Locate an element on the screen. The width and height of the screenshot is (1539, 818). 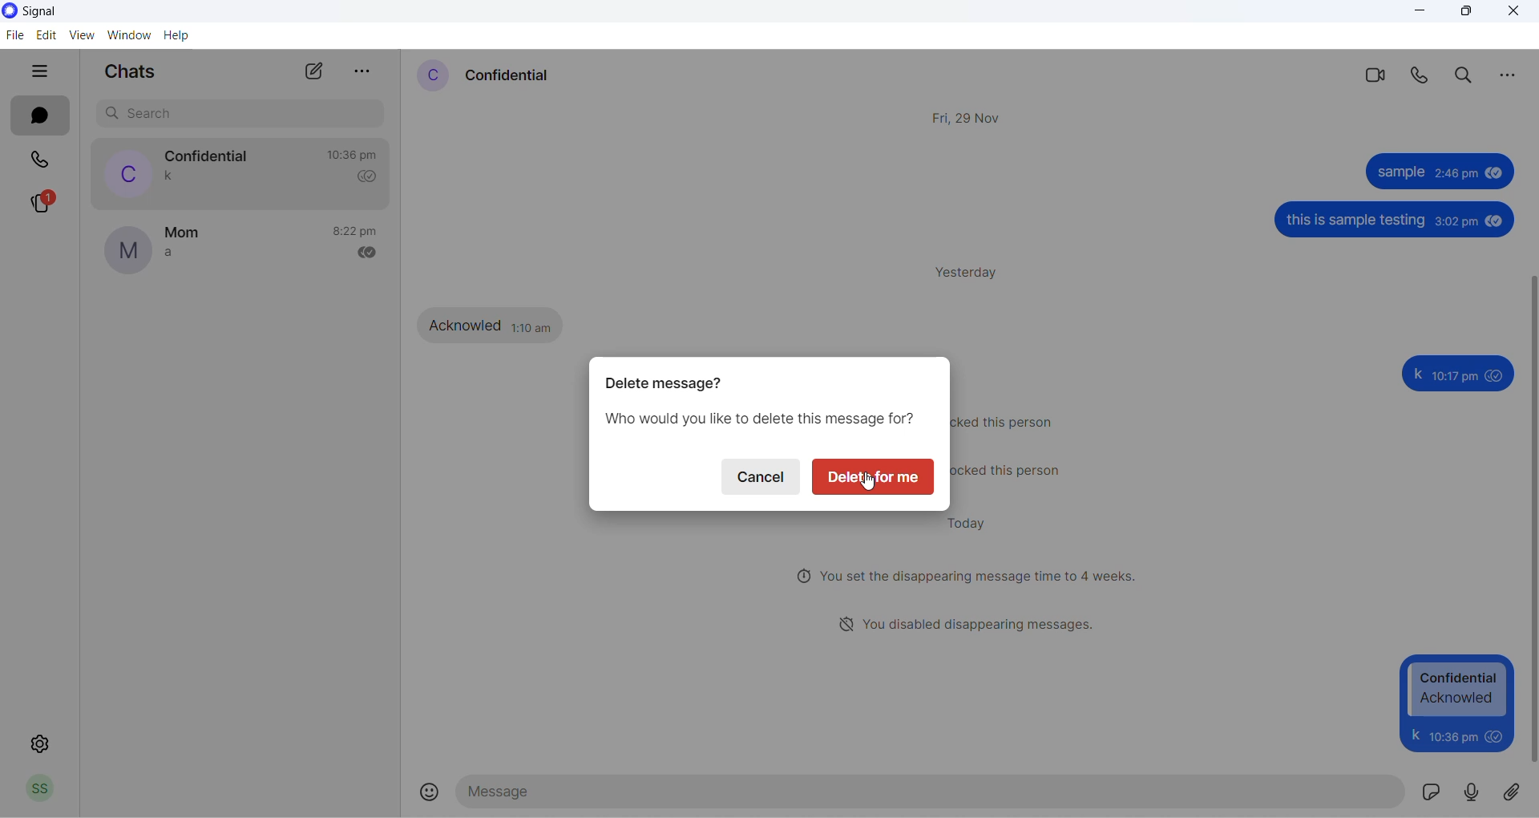
cancel delete is located at coordinates (753, 479).